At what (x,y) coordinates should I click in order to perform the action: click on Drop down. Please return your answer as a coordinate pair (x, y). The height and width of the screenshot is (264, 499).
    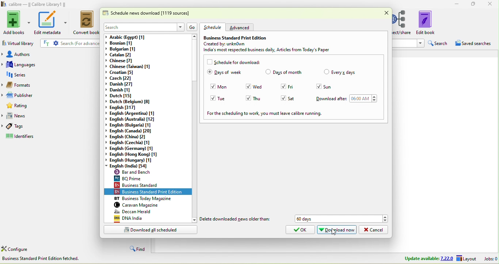
    Looking at the image, I should click on (179, 26).